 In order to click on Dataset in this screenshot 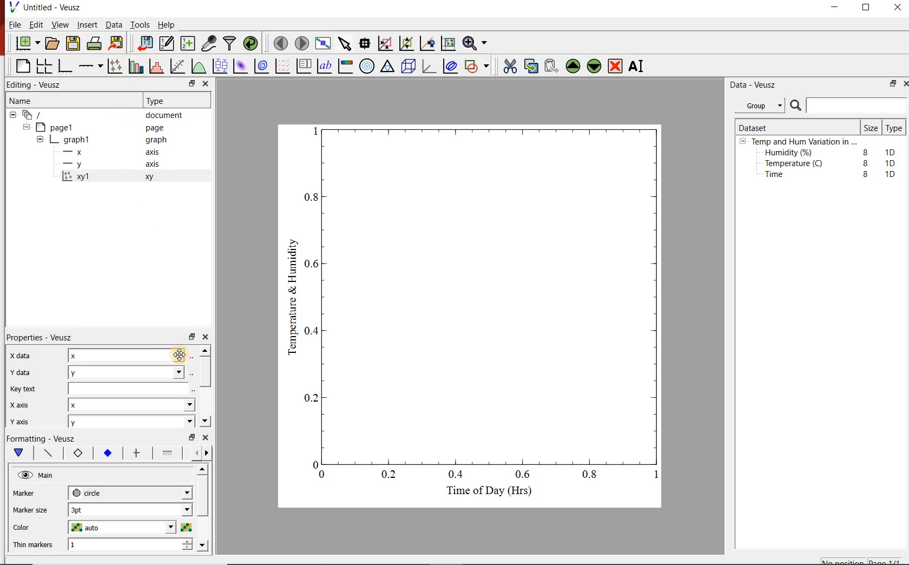, I will do `click(757, 126)`.